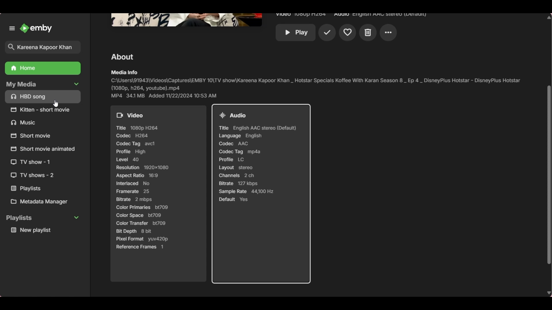  What do you see at coordinates (43, 202) in the screenshot?
I see `Metadata manager` at bounding box center [43, 202].